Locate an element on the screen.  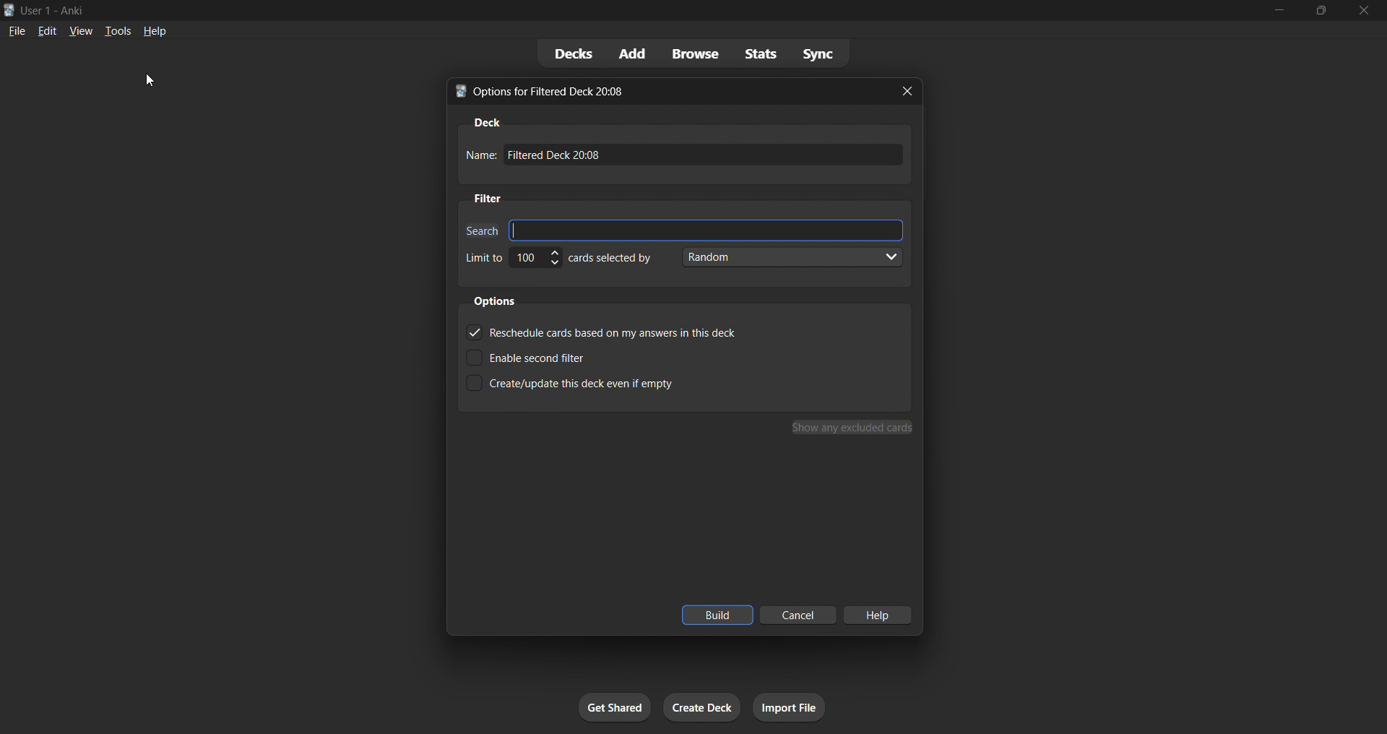
close is located at coordinates (909, 92).